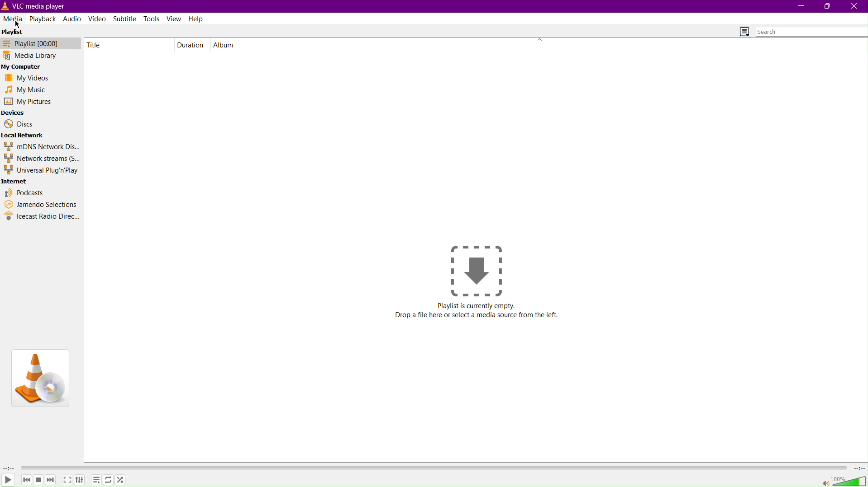 This screenshot has height=487, width=868. Describe the element at coordinates (41, 56) in the screenshot. I see `Media Library` at that location.